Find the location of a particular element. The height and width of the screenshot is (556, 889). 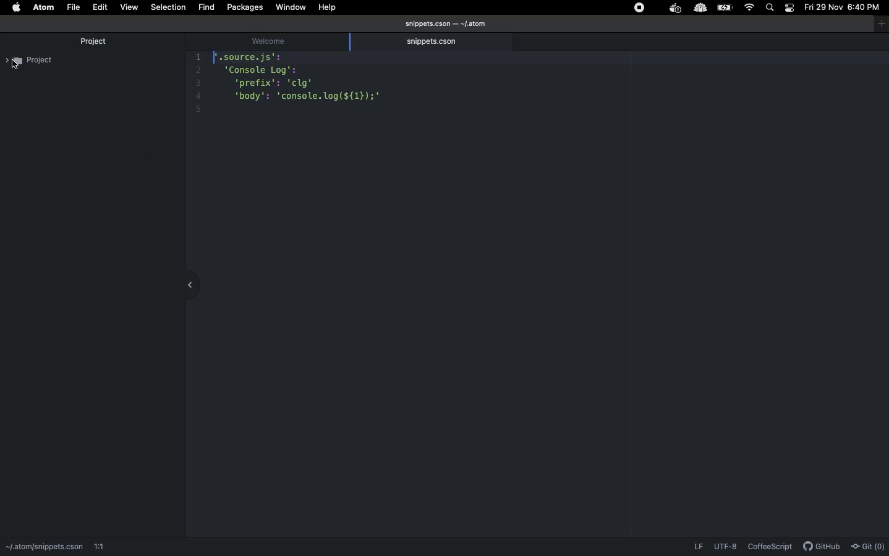

Date is located at coordinates (823, 7).